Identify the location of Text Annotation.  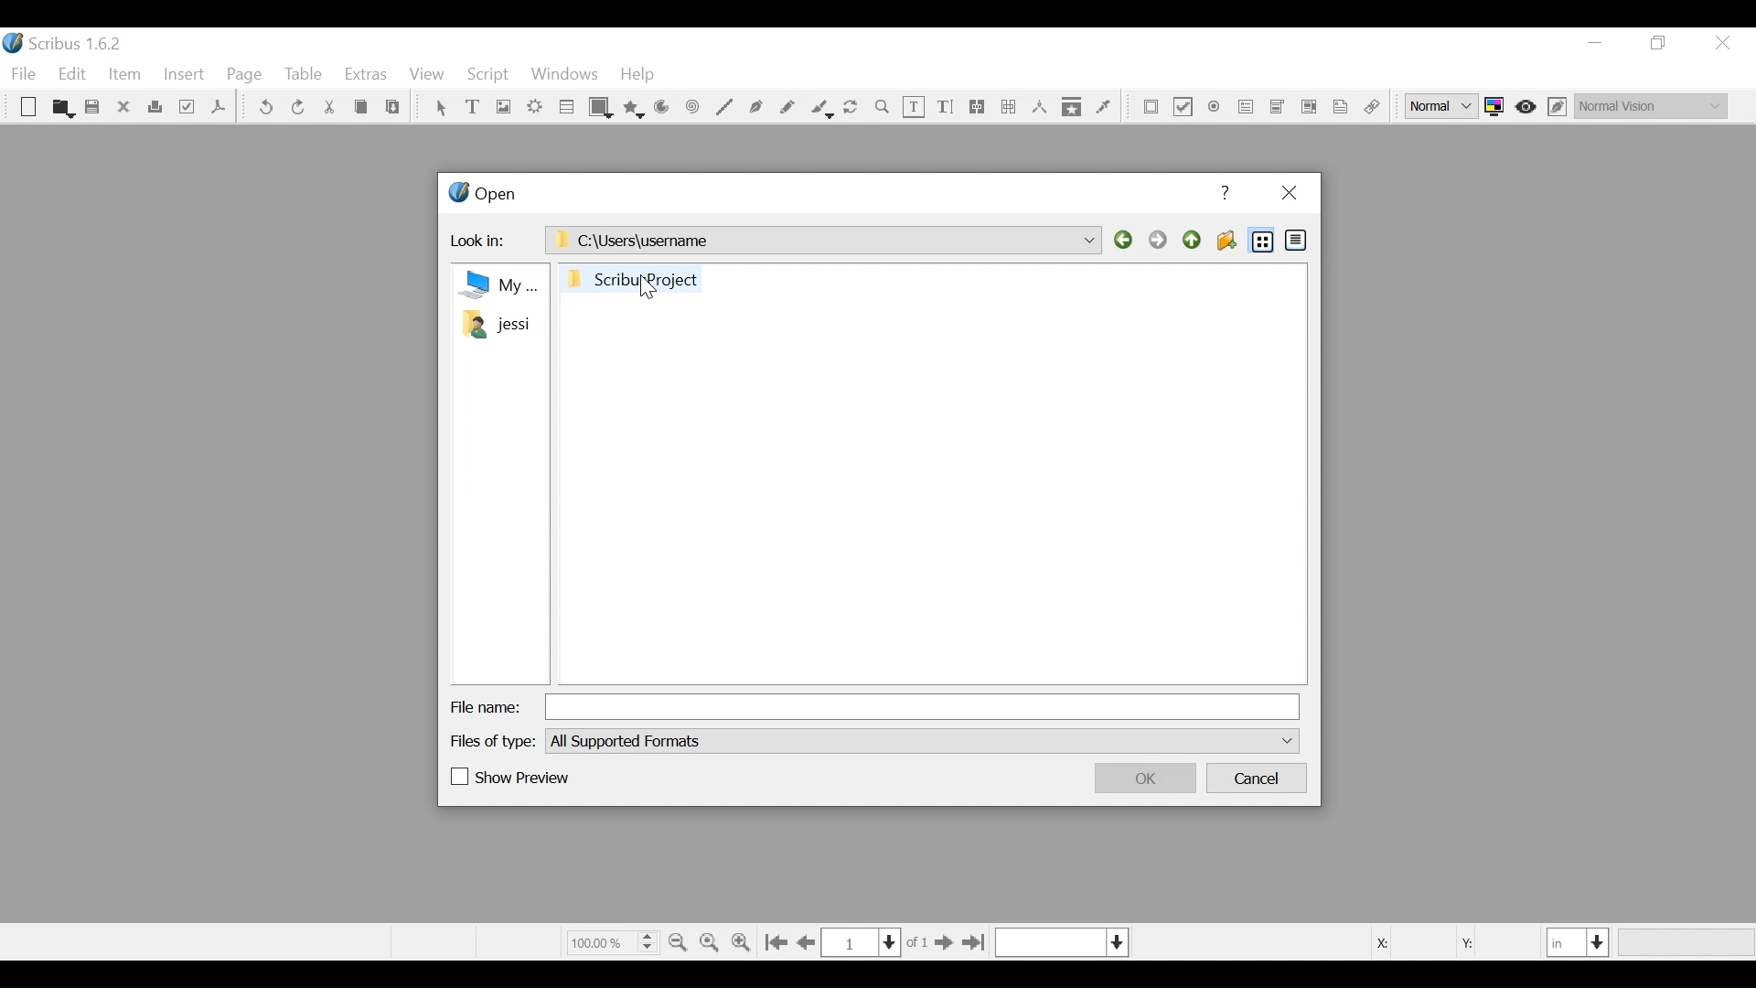
(1338, 108).